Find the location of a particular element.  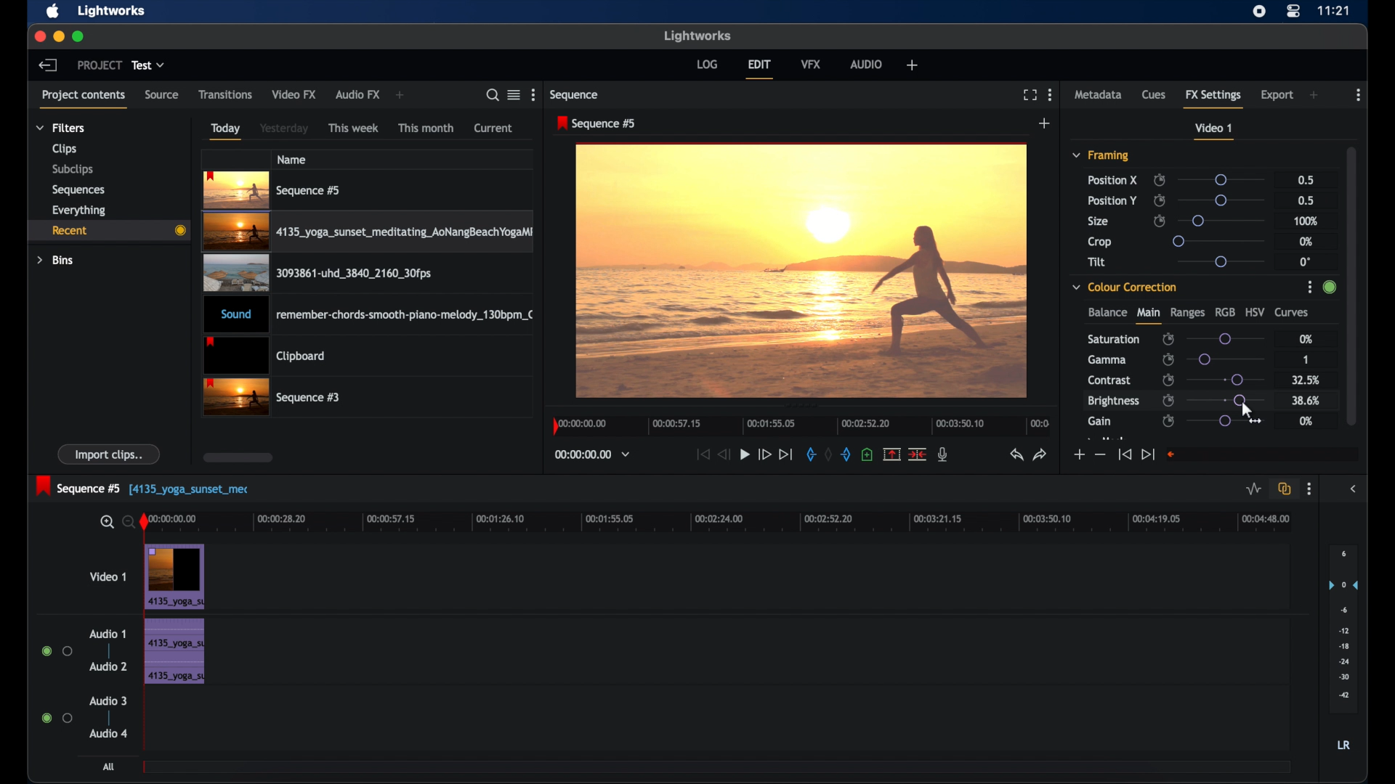

0.5 is located at coordinates (1308, 200).